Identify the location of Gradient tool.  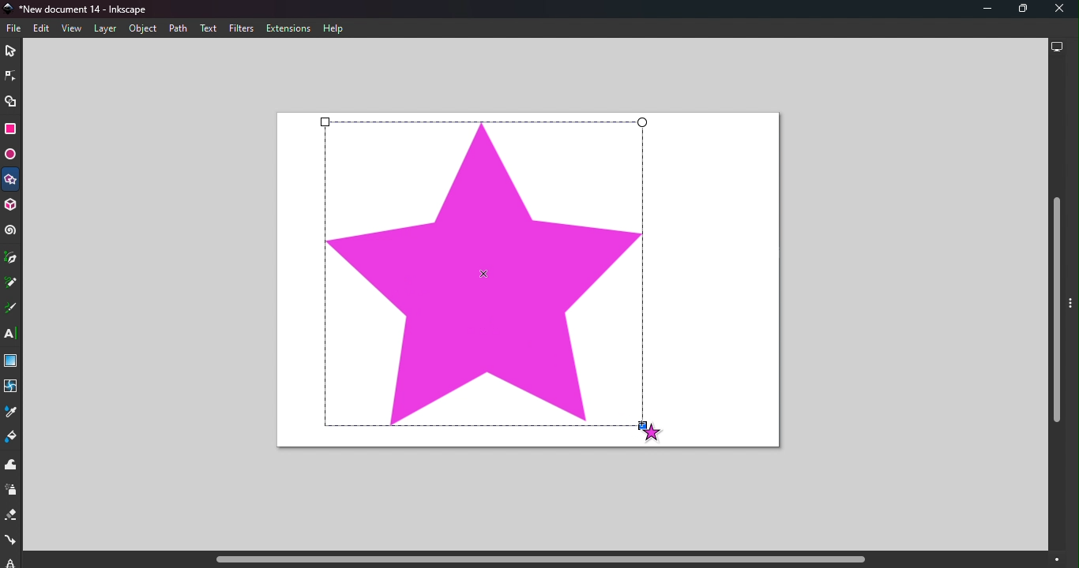
(12, 362).